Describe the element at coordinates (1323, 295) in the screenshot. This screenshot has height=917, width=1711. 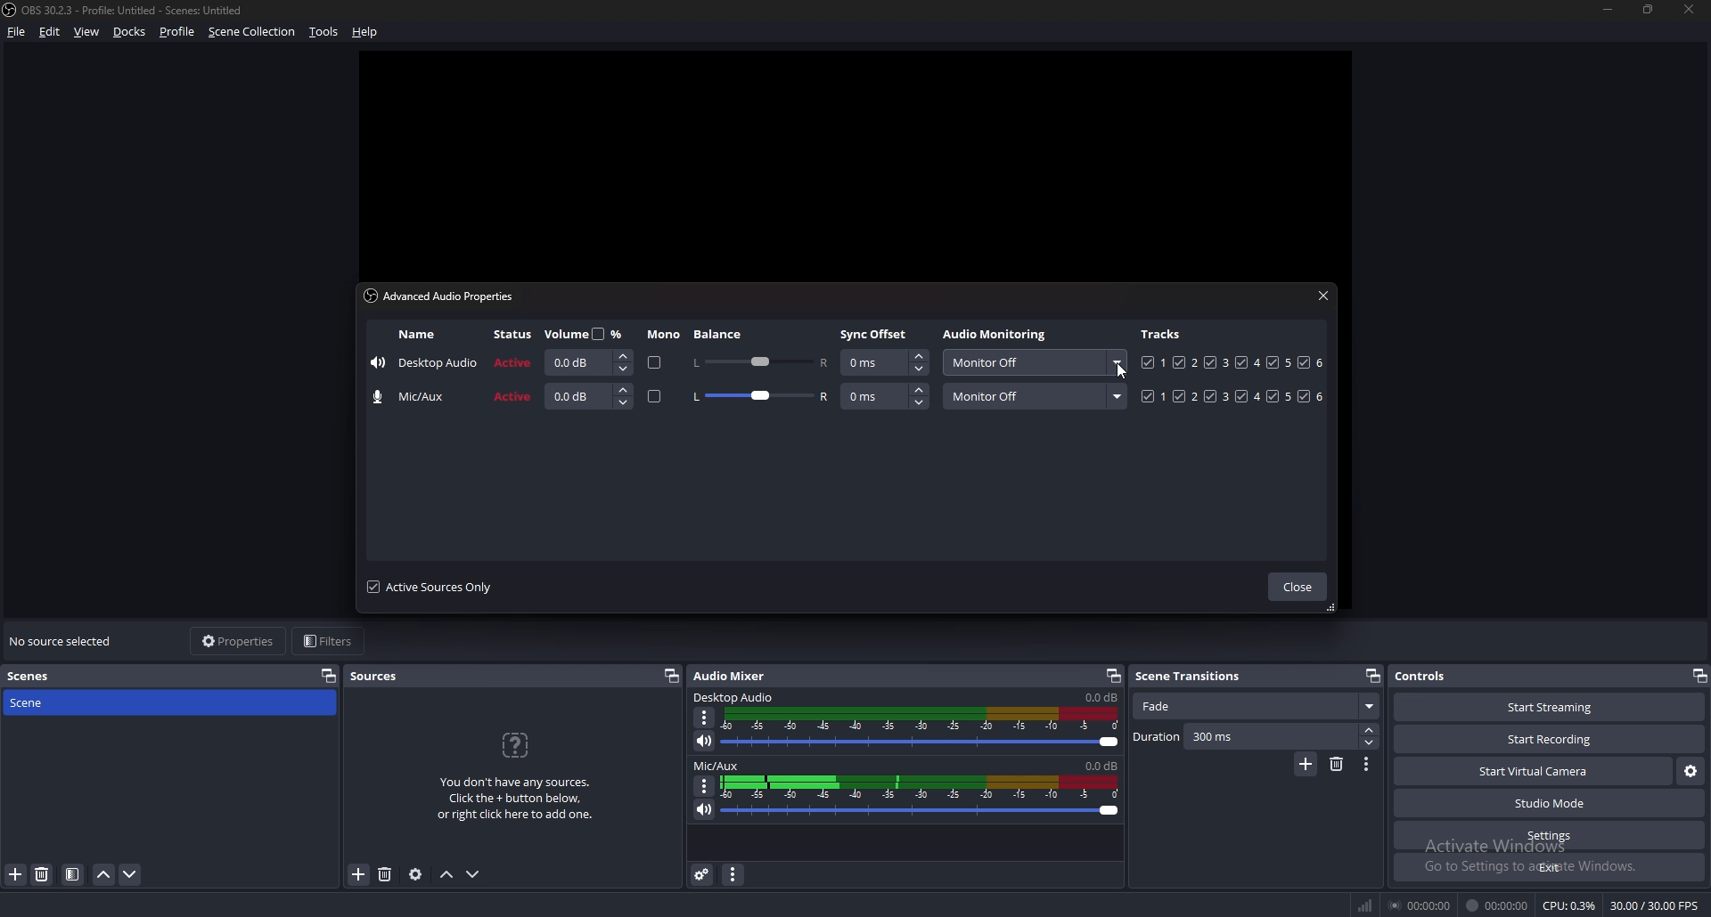
I see `close` at that location.